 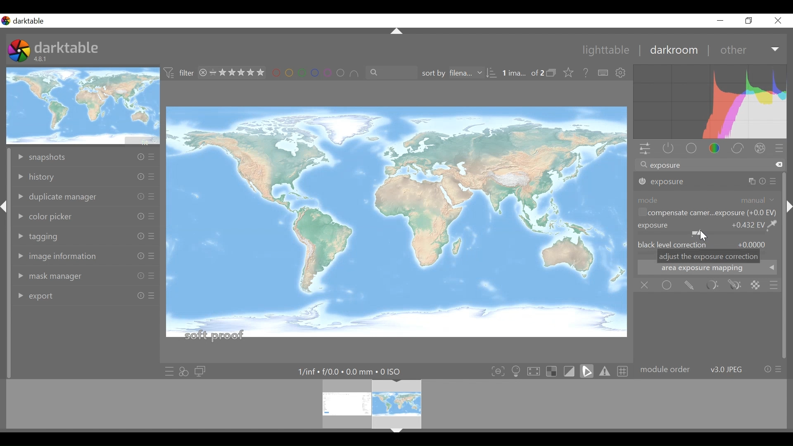 I want to click on , so click(x=139, y=157).